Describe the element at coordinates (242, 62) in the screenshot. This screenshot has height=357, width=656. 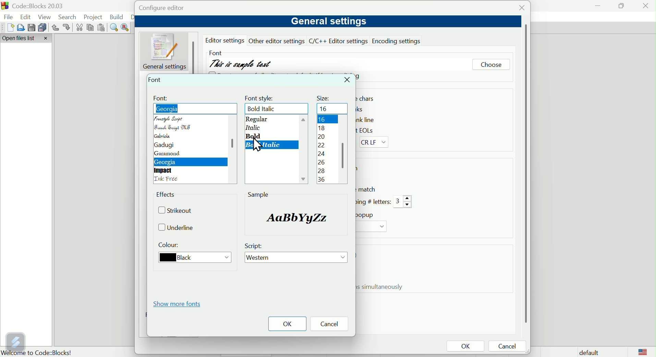
I see `This is sample text` at that location.